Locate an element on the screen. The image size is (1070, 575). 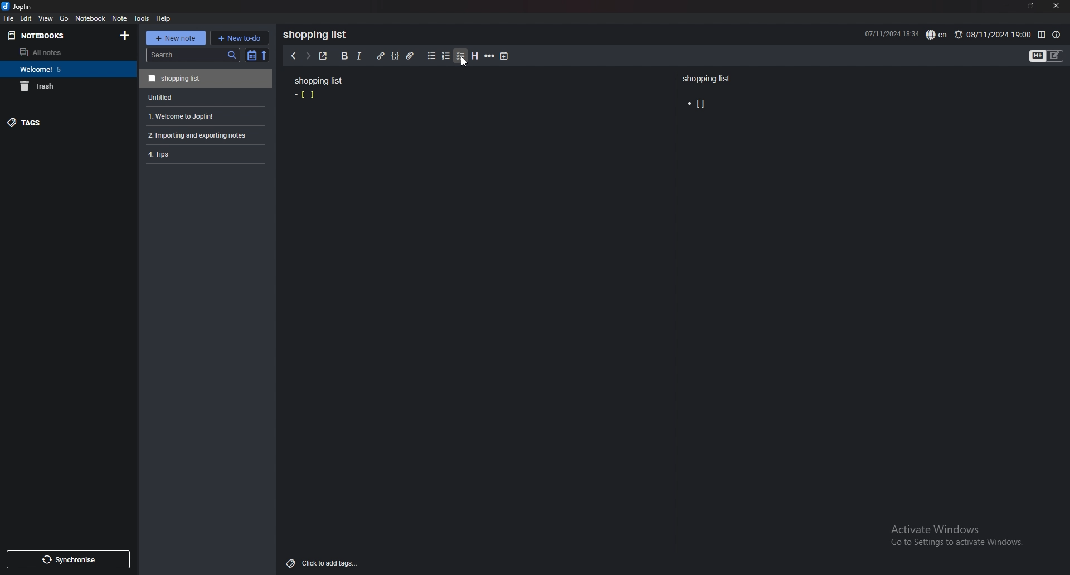
Shopping list is located at coordinates (318, 81).